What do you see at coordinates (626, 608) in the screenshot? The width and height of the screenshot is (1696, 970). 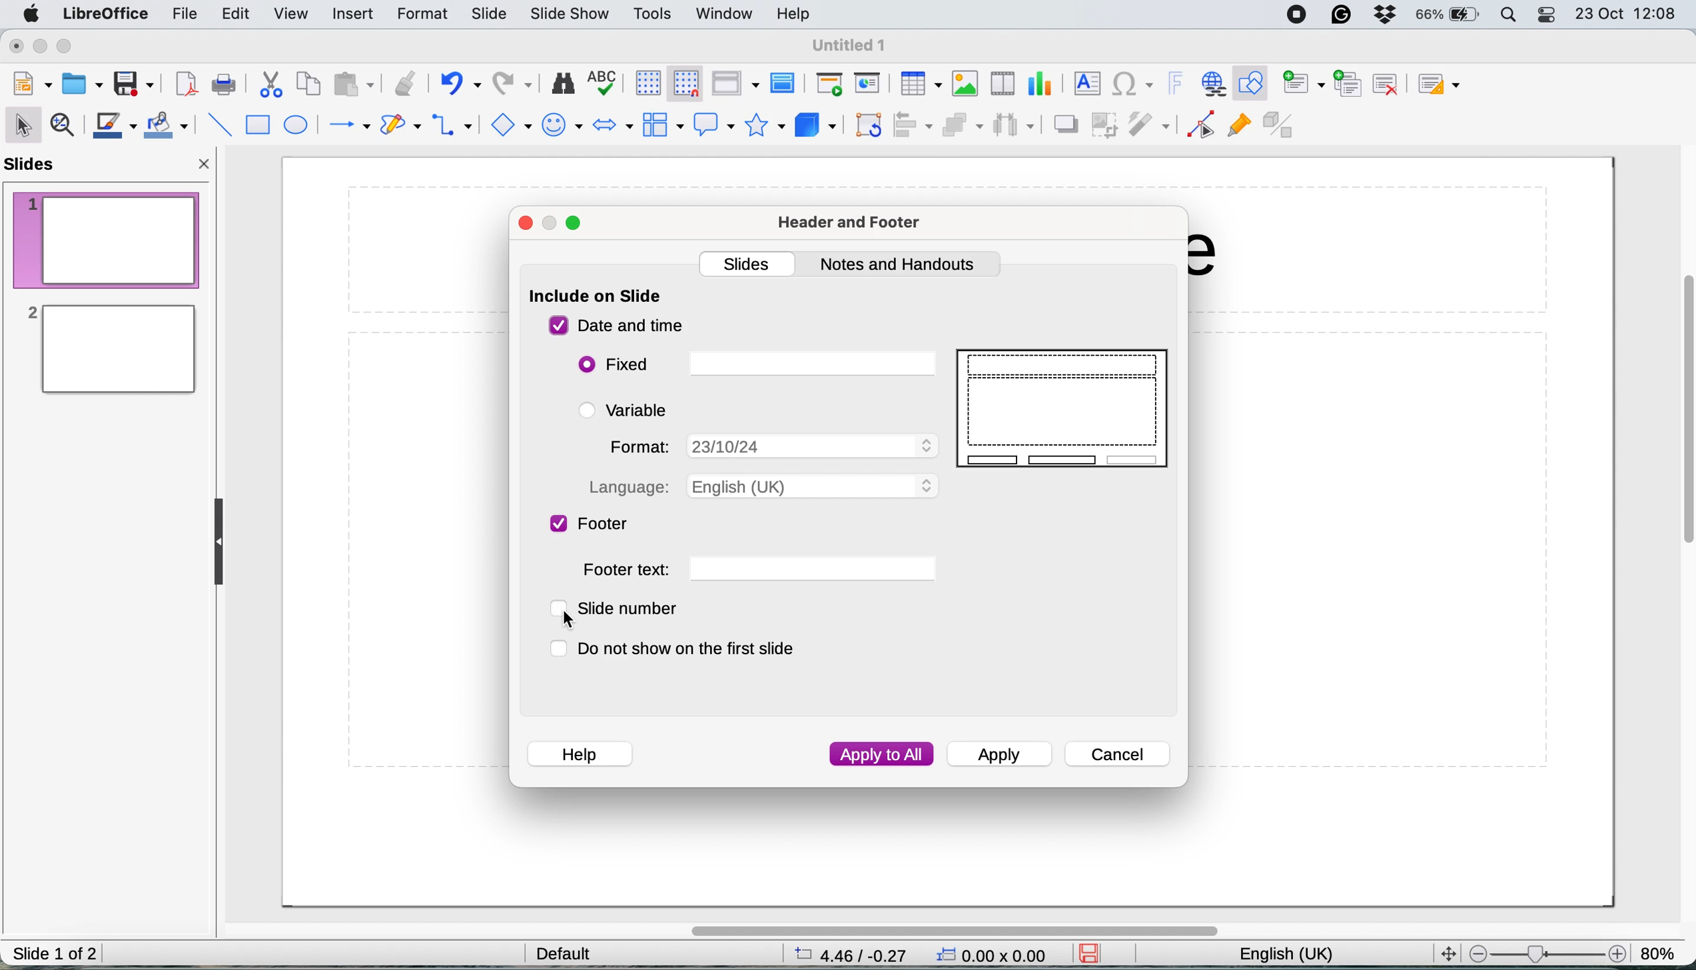 I see `slide number` at bounding box center [626, 608].